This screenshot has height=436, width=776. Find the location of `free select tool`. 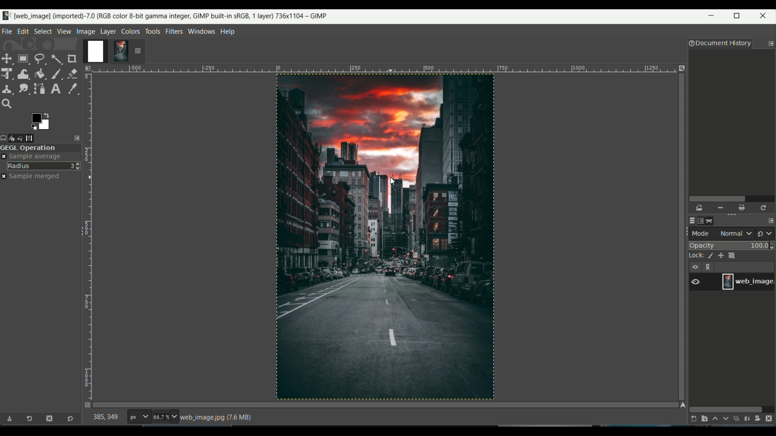

free select tool is located at coordinates (40, 58).